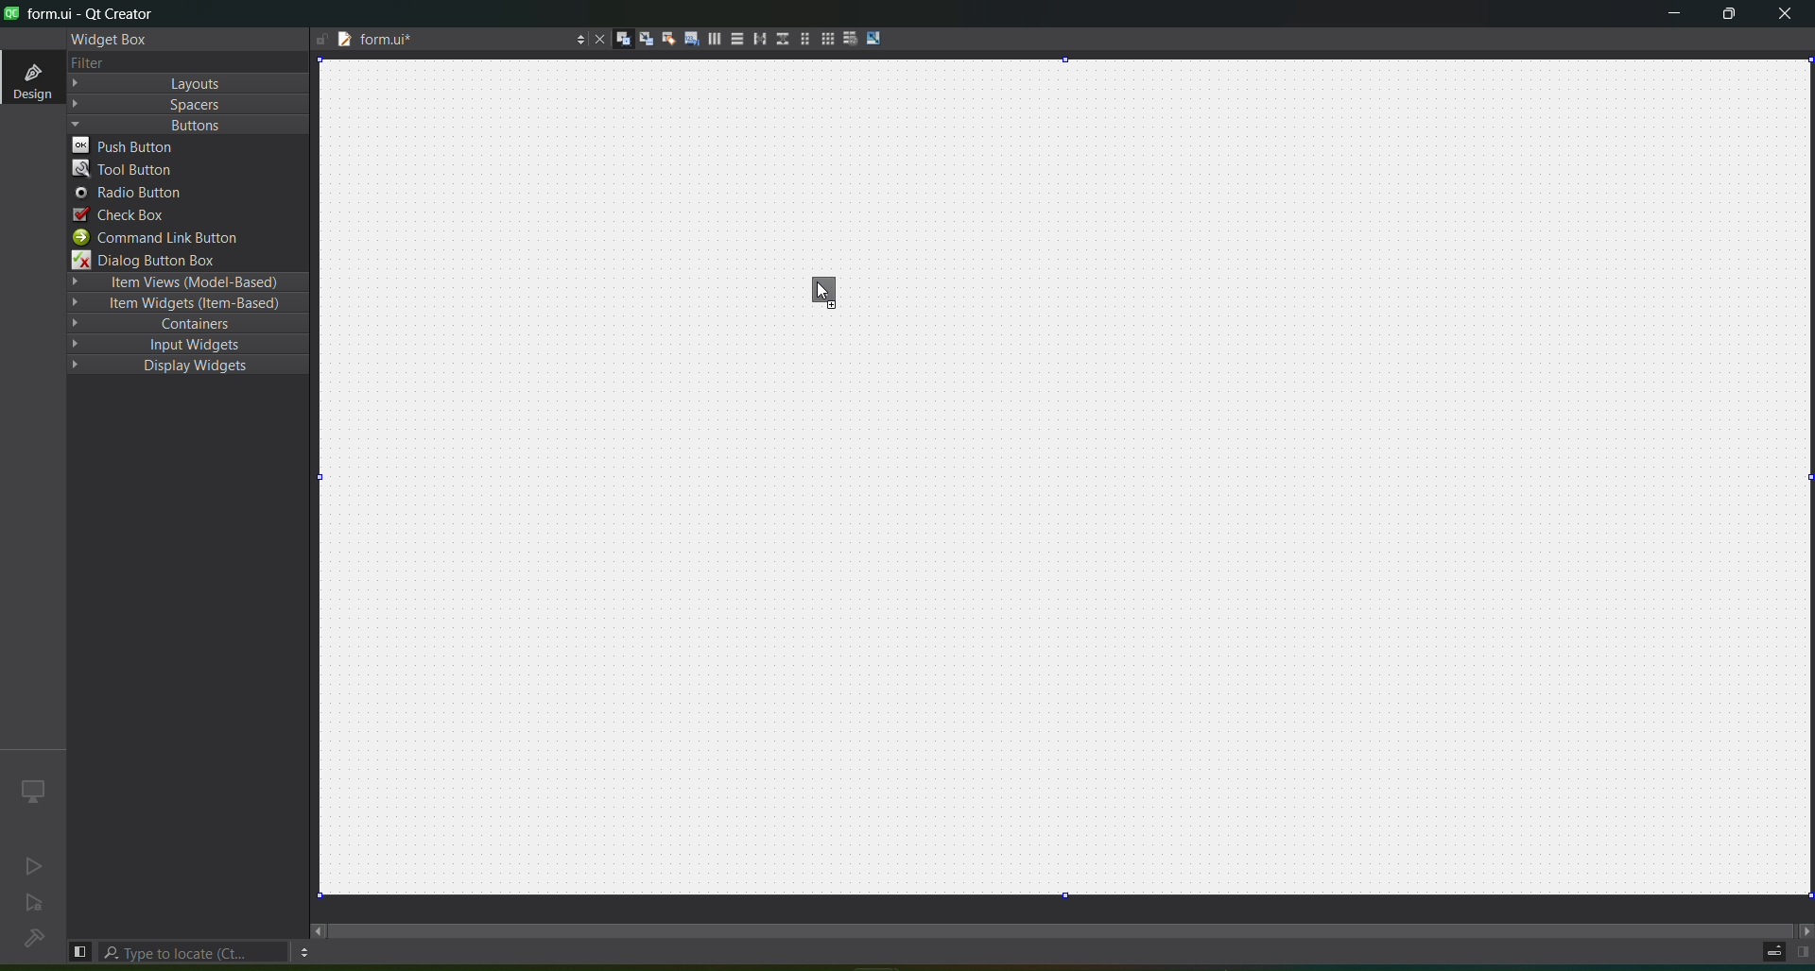 This screenshot has height=971, width=1815. Describe the element at coordinates (756, 39) in the screenshot. I see `layout horizontal splitter` at that location.